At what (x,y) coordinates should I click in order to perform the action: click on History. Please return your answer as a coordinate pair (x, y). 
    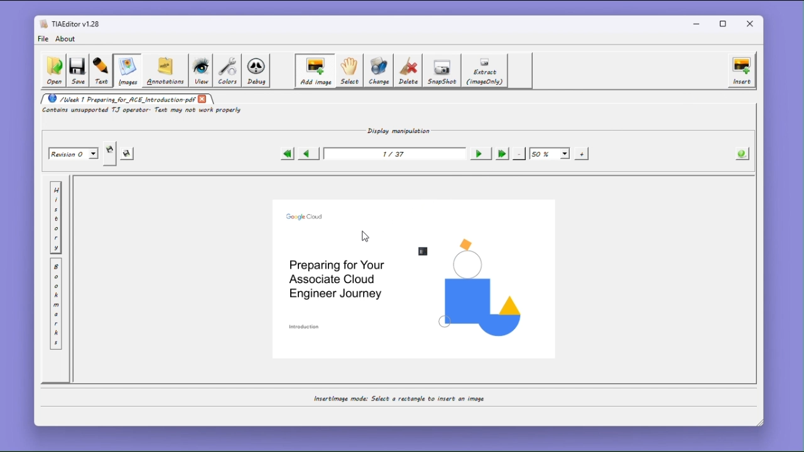
    Looking at the image, I should click on (56, 218).